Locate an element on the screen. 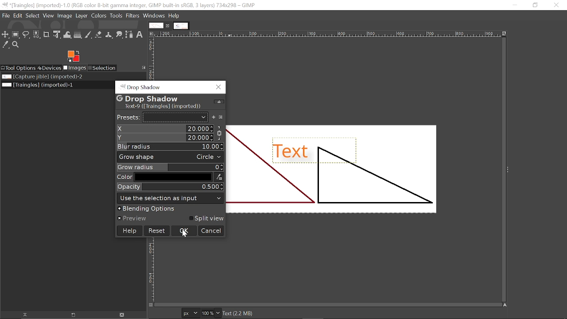 This screenshot has height=319, width=567. Open new display for this image is located at coordinates (73, 315).